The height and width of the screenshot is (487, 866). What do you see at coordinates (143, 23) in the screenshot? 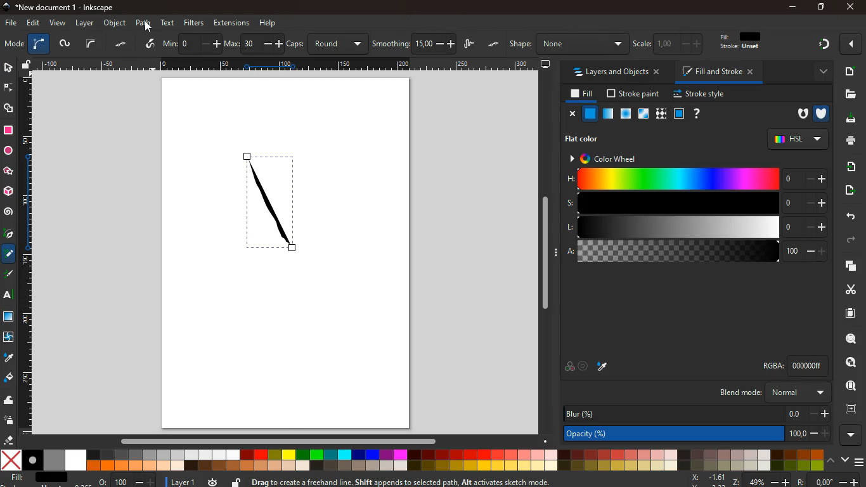
I see `path` at bounding box center [143, 23].